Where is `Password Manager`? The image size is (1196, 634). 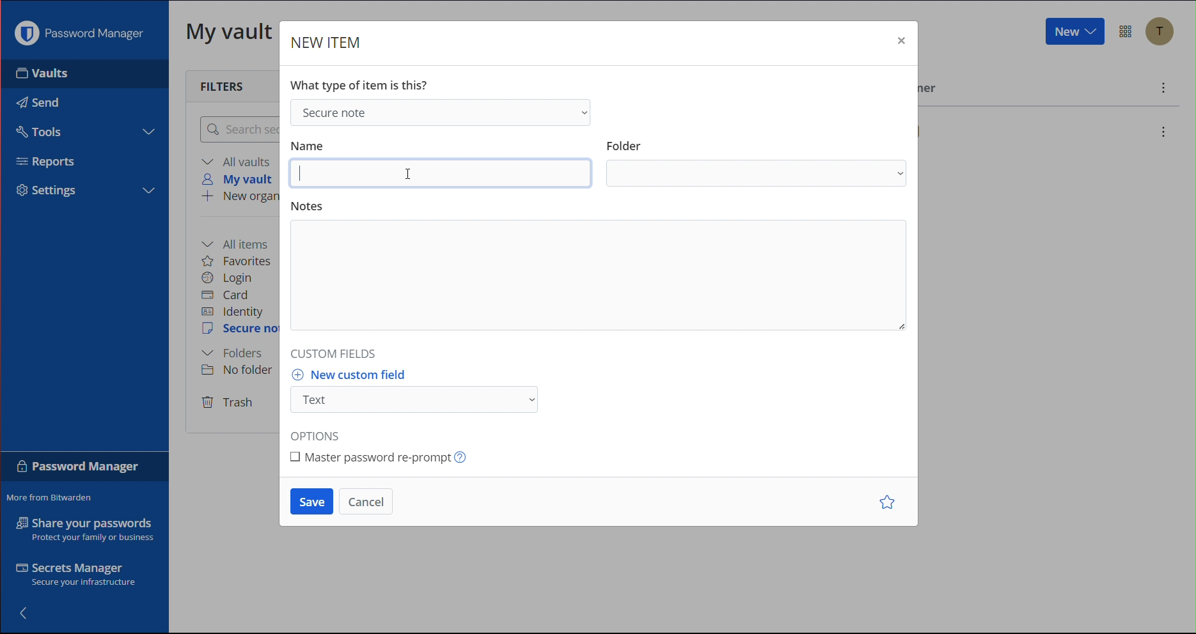
Password Manager is located at coordinates (83, 33).